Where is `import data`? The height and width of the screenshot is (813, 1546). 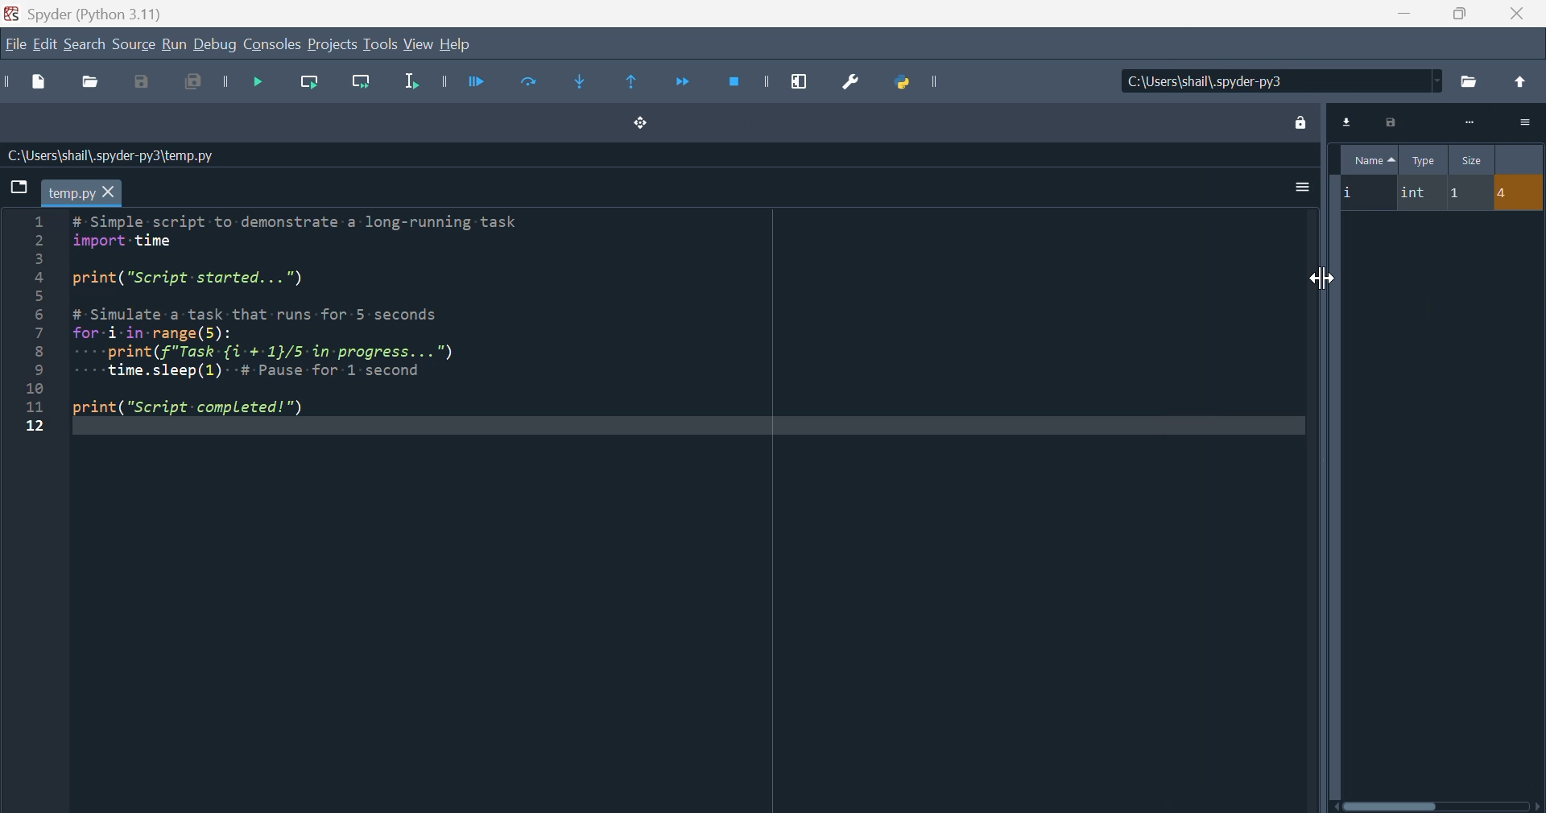 import data is located at coordinates (1346, 123).